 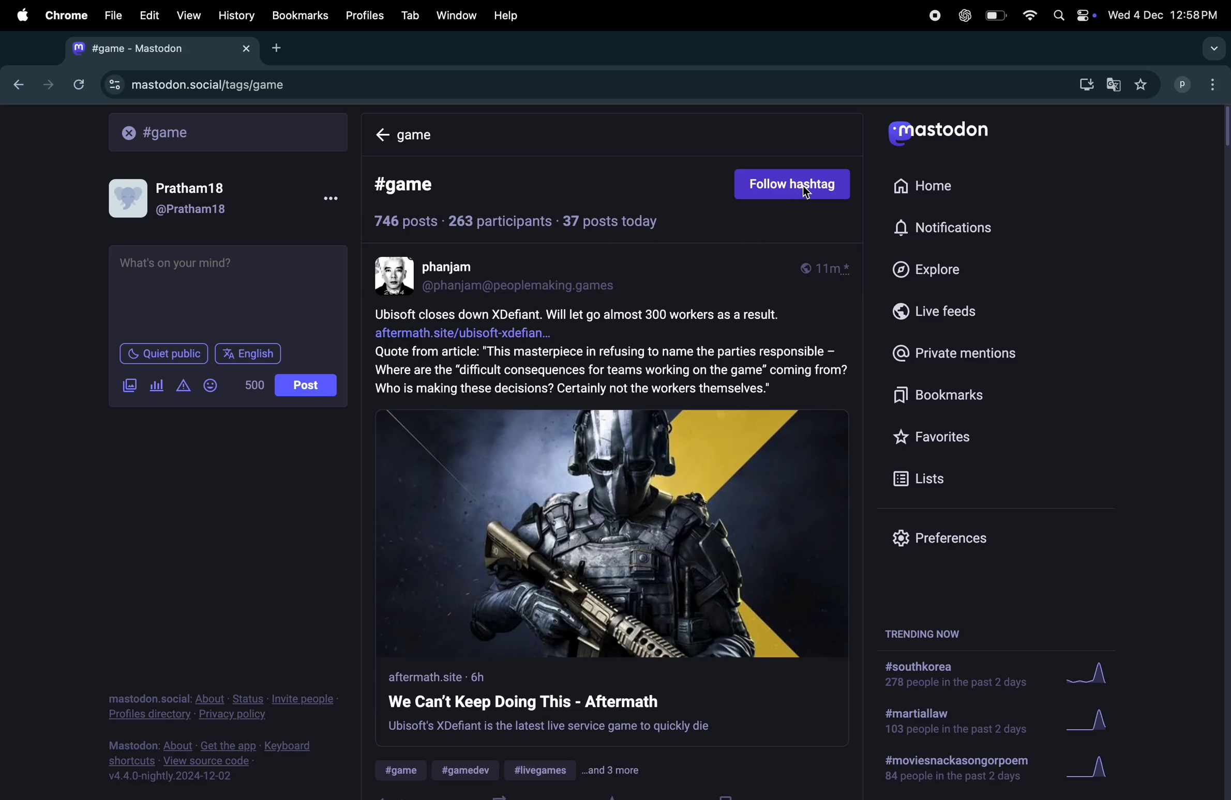 What do you see at coordinates (611, 353) in the screenshot?
I see `post decription` at bounding box center [611, 353].